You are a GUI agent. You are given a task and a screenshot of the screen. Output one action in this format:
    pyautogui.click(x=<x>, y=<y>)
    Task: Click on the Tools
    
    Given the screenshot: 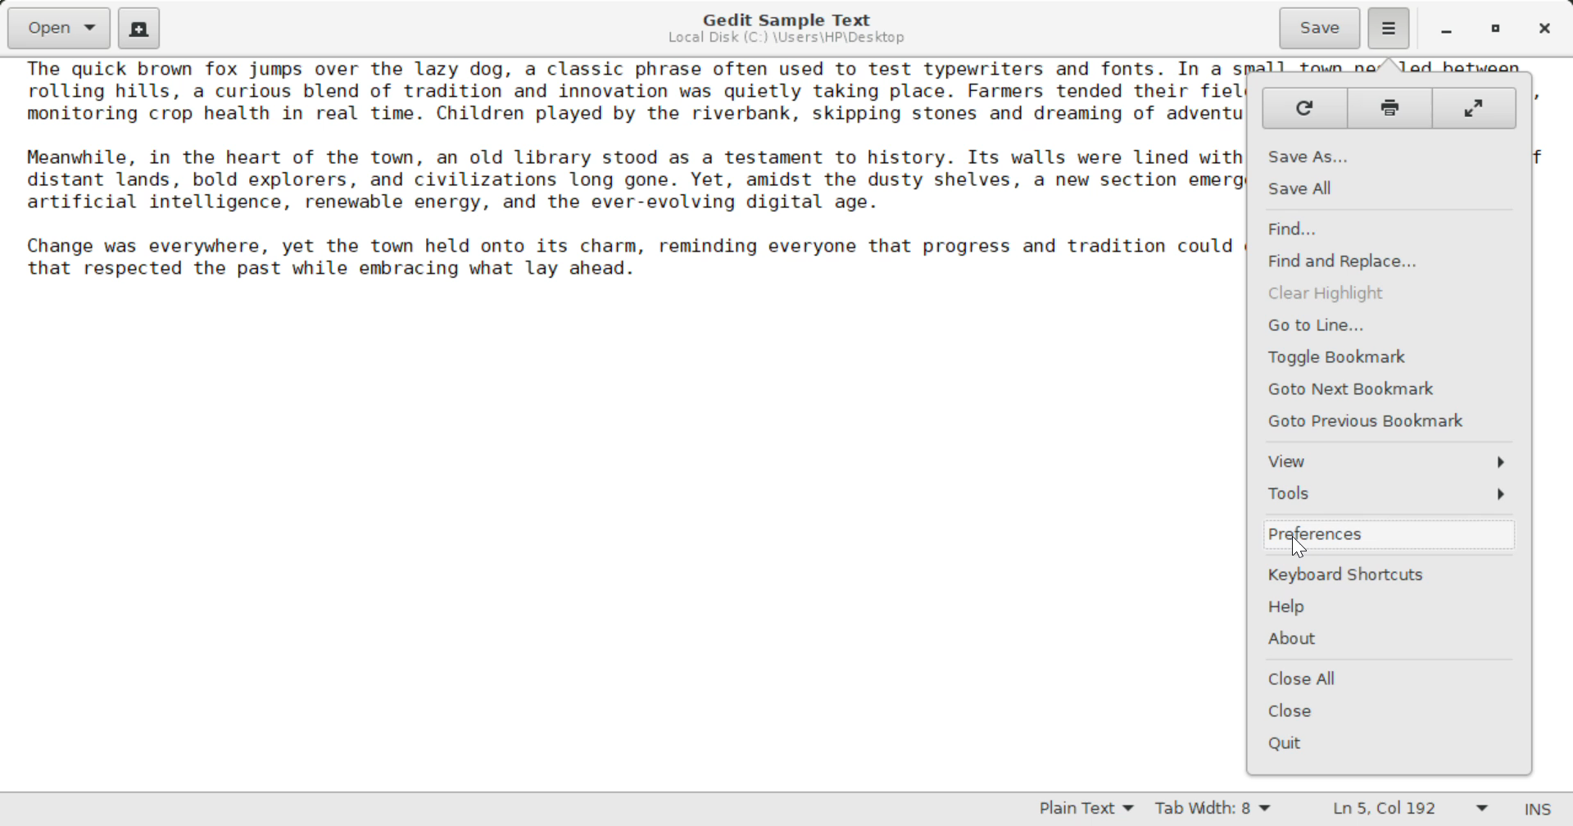 What is the action you would take?
    pyautogui.click(x=1391, y=495)
    